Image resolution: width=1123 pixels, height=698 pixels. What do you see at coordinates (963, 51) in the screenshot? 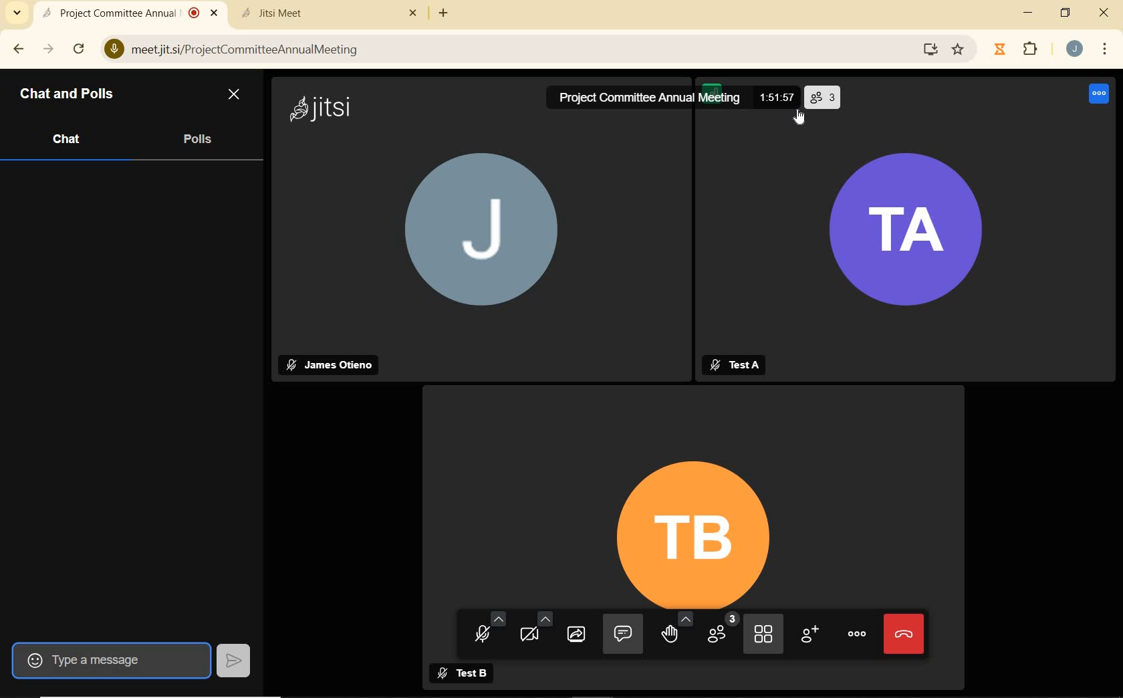
I see `Bookmark this Tab` at bounding box center [963, 51].